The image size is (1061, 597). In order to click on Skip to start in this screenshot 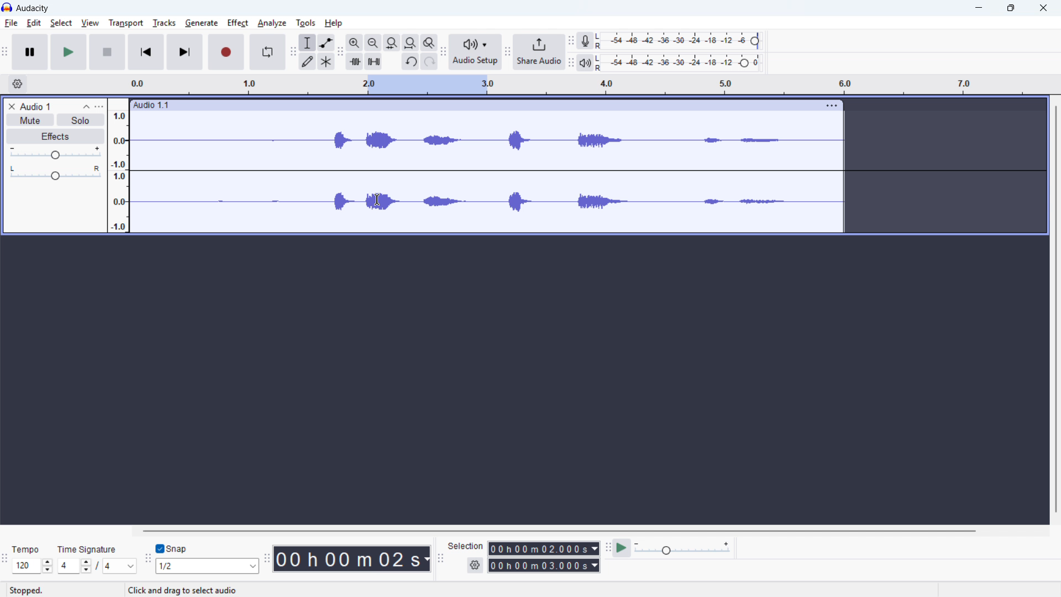, I will do `click(146, 53)`.